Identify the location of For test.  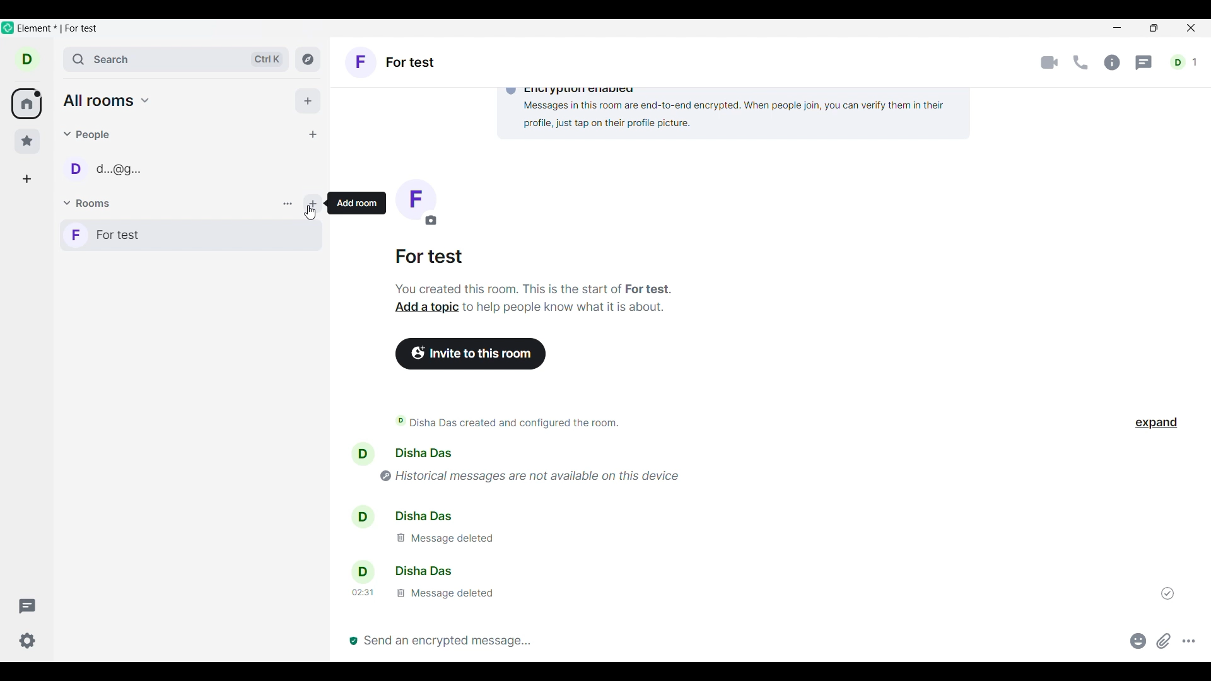
(191, 235).